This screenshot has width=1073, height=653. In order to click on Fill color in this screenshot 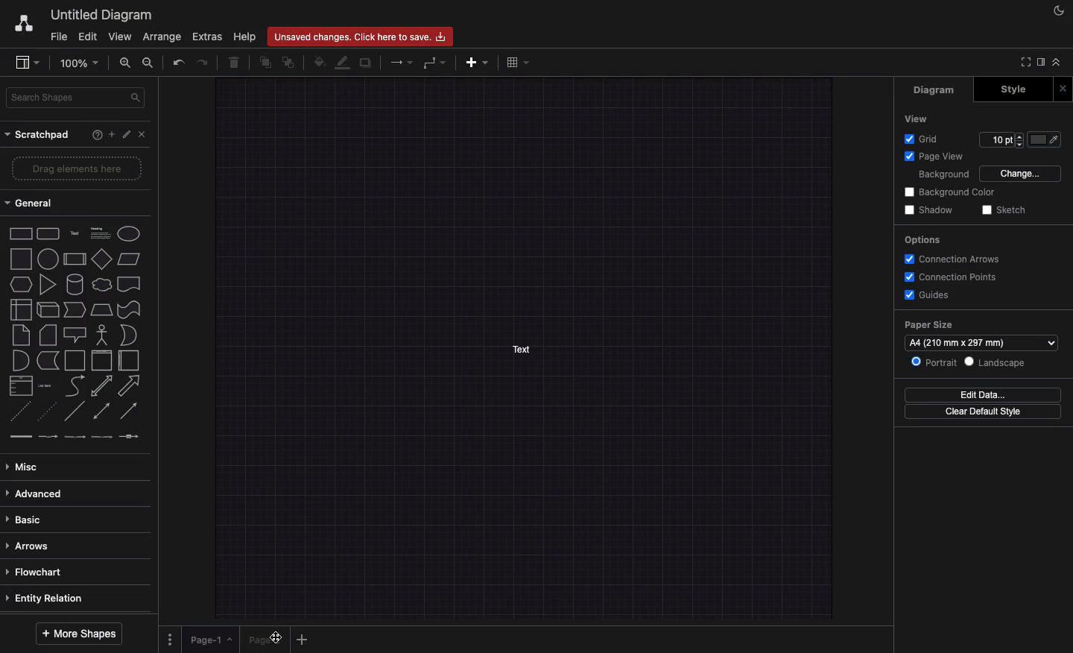, I will do `click(319, 63)`.